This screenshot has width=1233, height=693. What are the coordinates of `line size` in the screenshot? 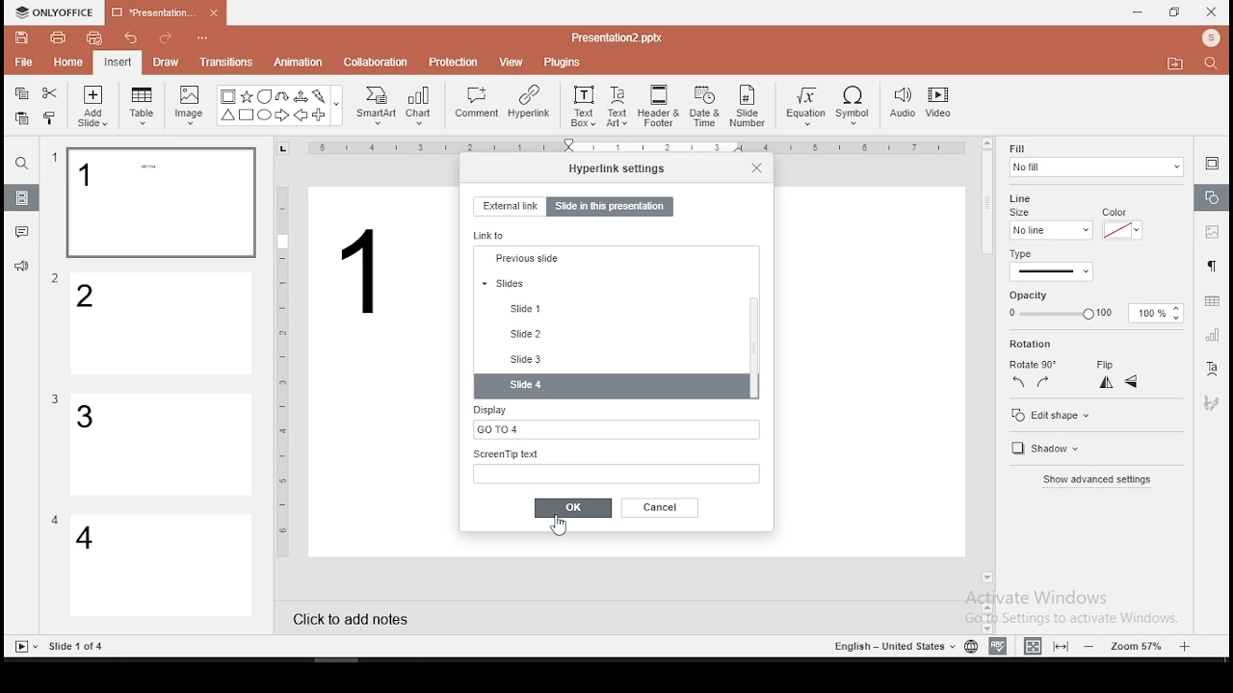 It's located at (1050, 229).